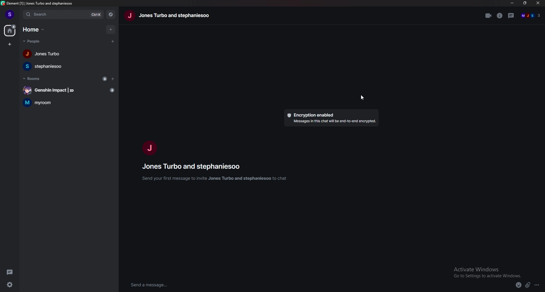  What do you see at coordinates (11, 284) in the screenshot?
I see `settings` at bounding box center [11, 284].